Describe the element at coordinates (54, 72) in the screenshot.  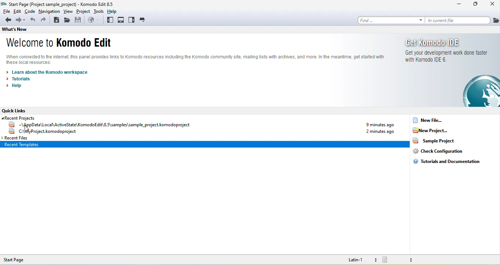
I see `learn about the komodo workspace` at that location.